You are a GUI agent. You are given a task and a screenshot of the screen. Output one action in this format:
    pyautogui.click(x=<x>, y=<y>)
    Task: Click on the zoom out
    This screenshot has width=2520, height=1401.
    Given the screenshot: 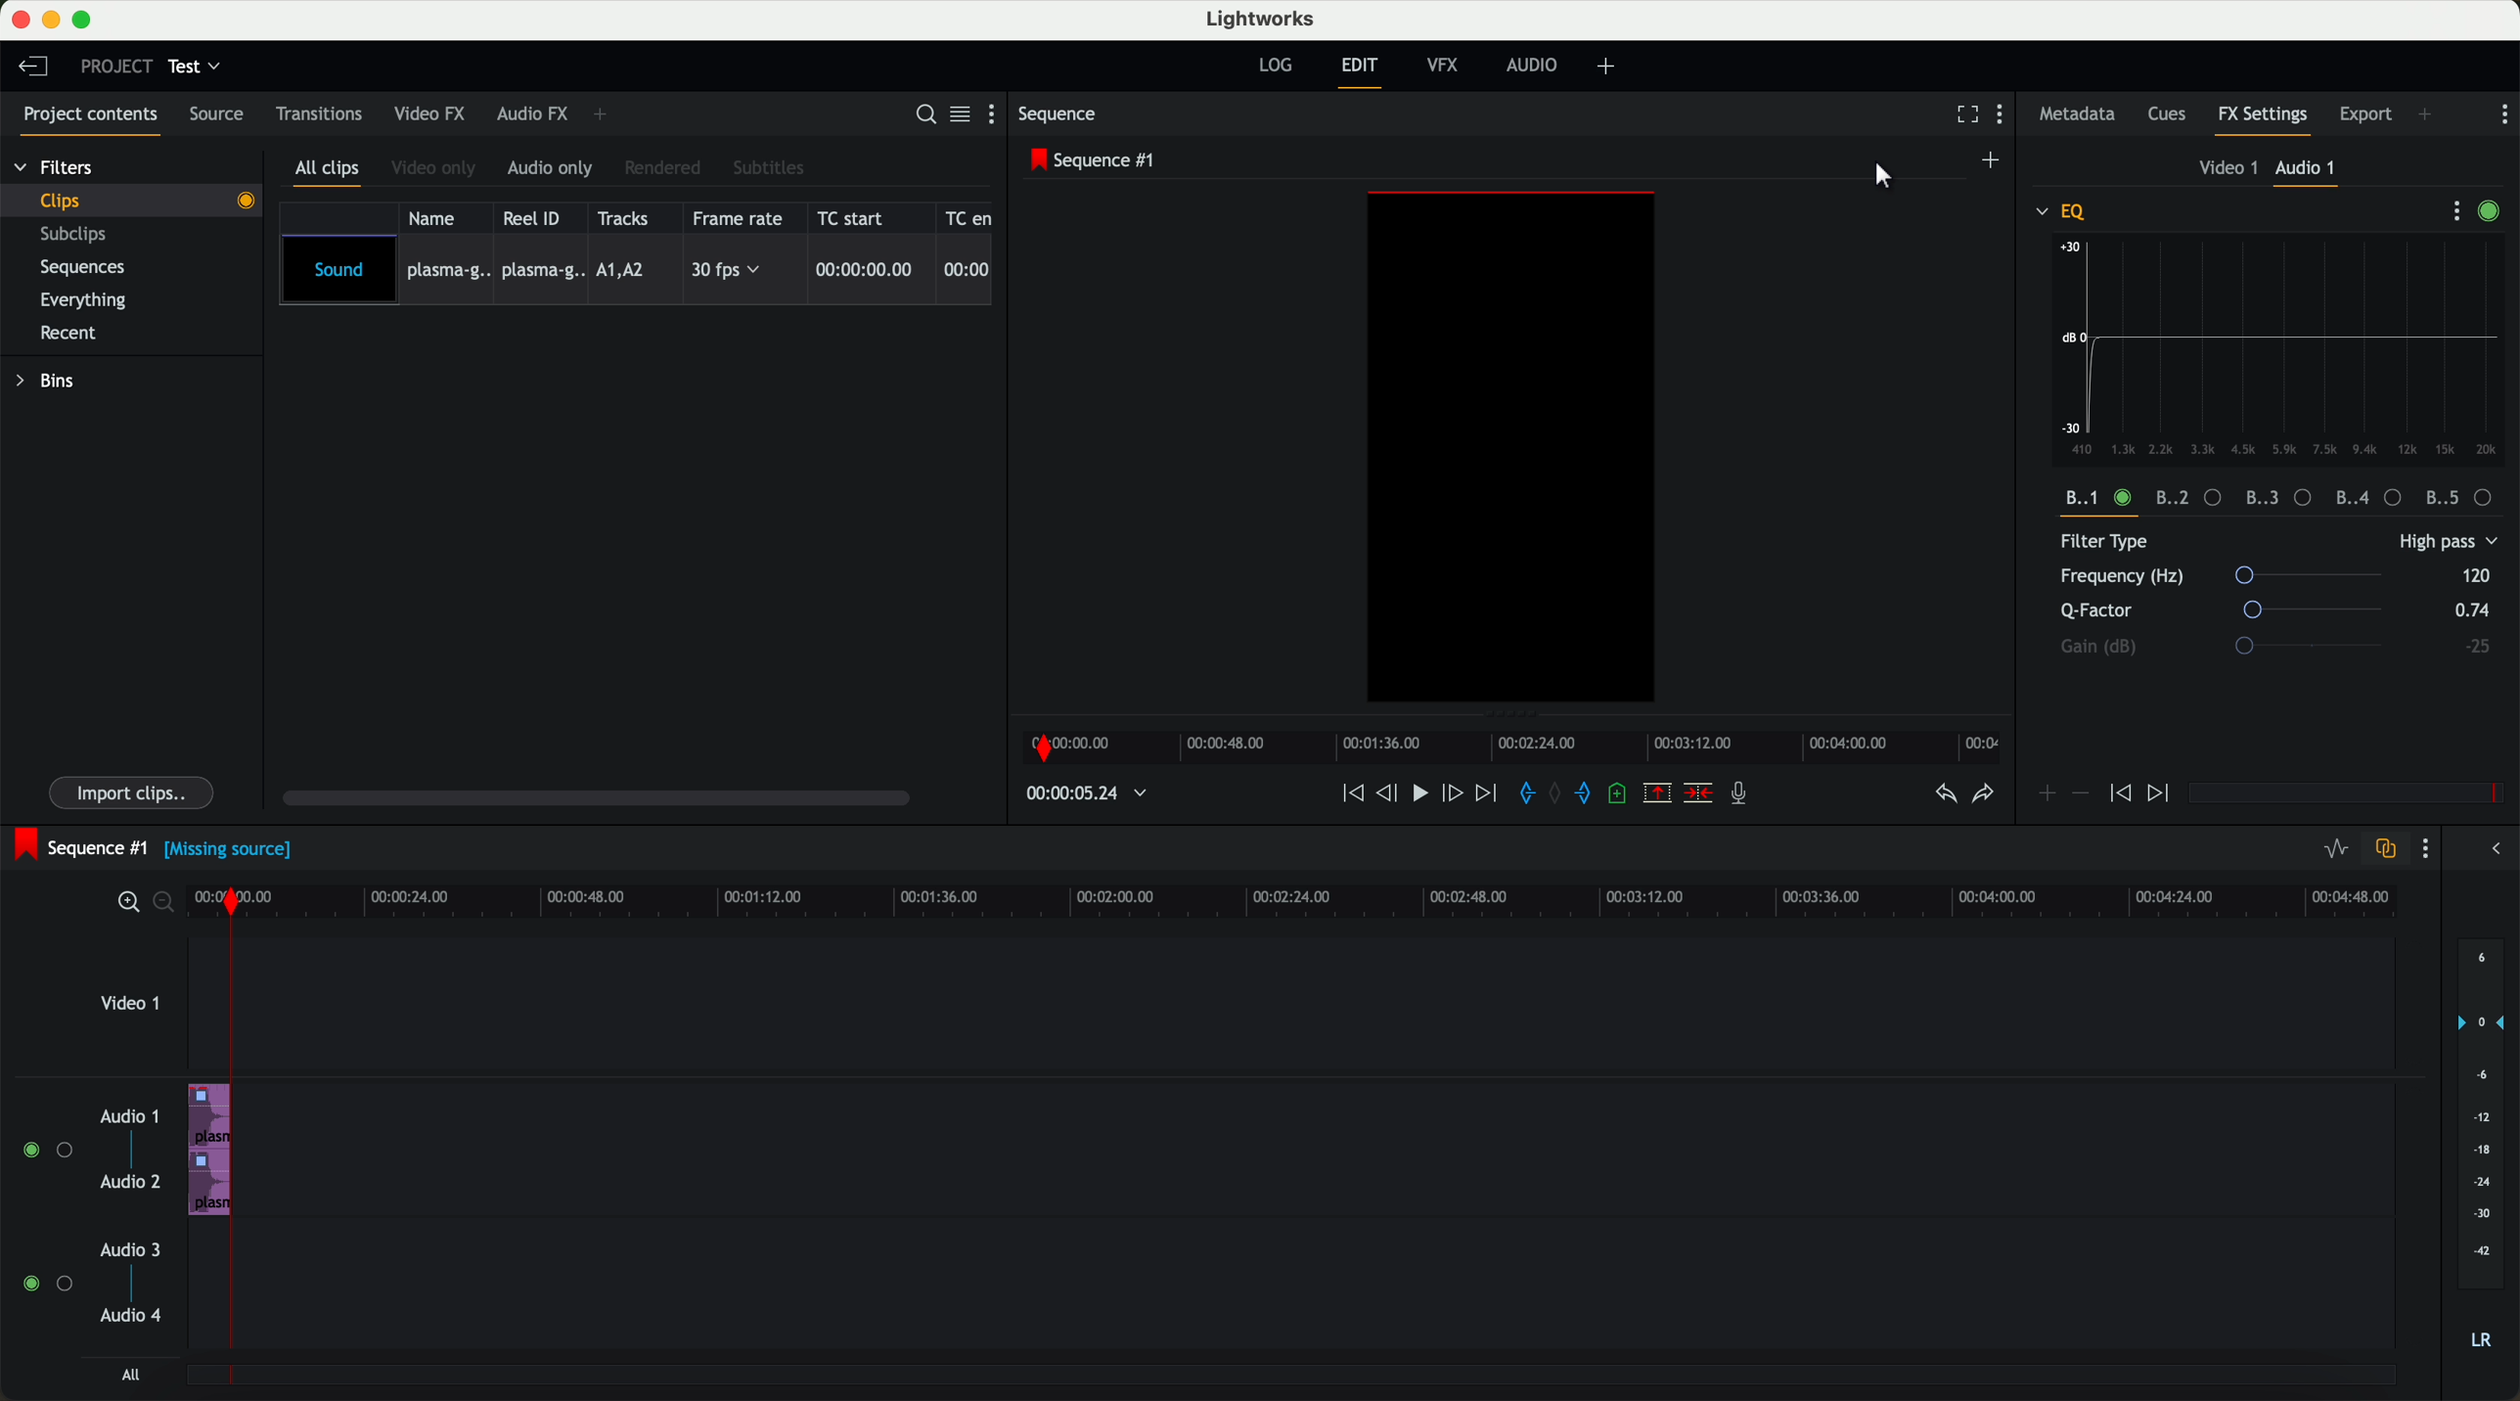 What is the action you would take?
    pyautogui.click(x=168, y=906)
    